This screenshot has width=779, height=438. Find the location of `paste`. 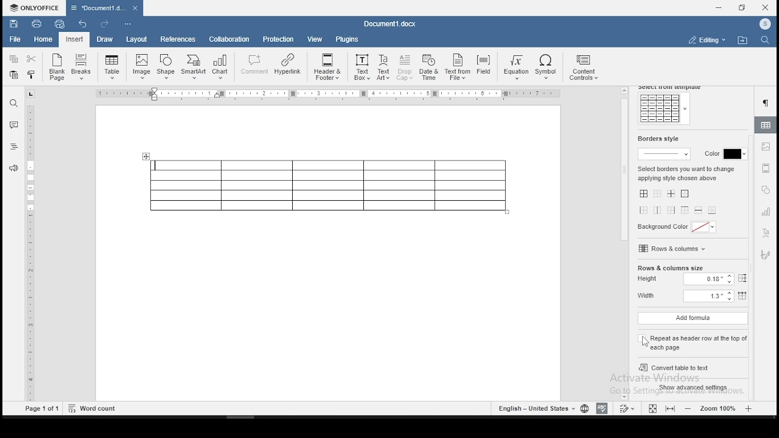

paste is located at coordinates (14, 77).